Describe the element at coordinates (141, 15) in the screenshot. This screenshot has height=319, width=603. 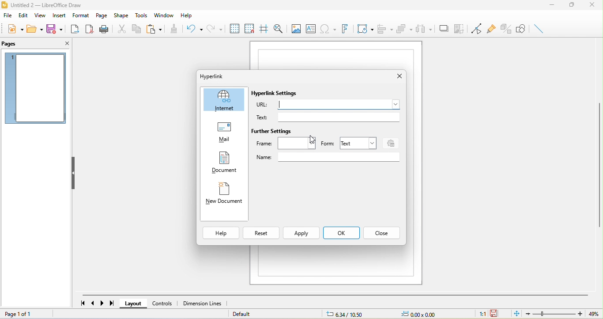
I see `tools` at that location.